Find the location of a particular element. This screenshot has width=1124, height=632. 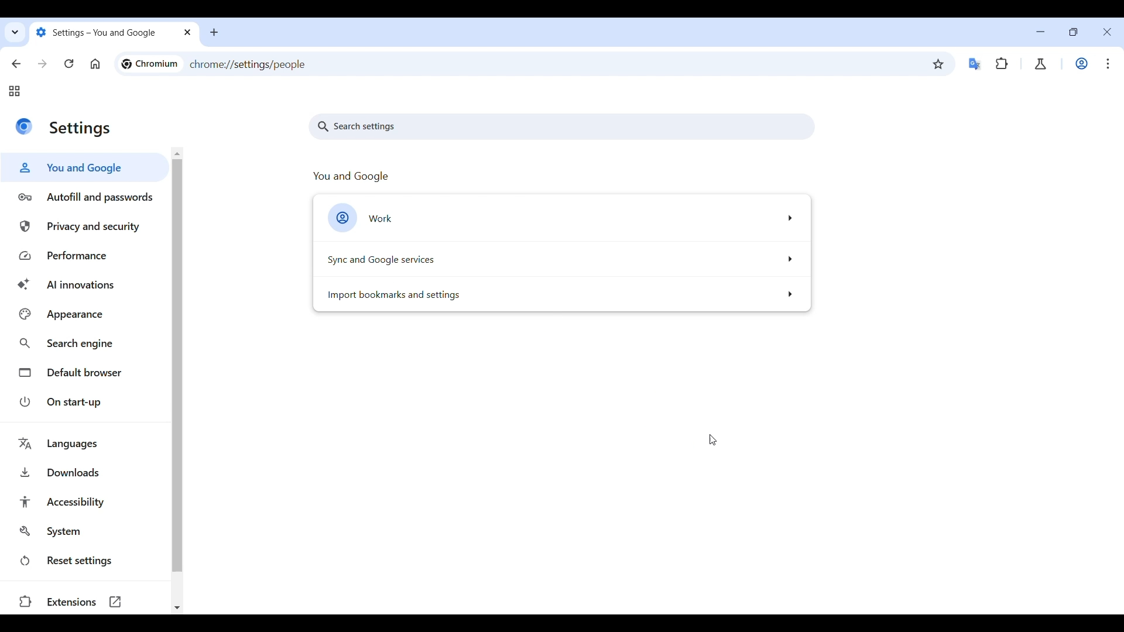

System is located at coordinates (85, 531).